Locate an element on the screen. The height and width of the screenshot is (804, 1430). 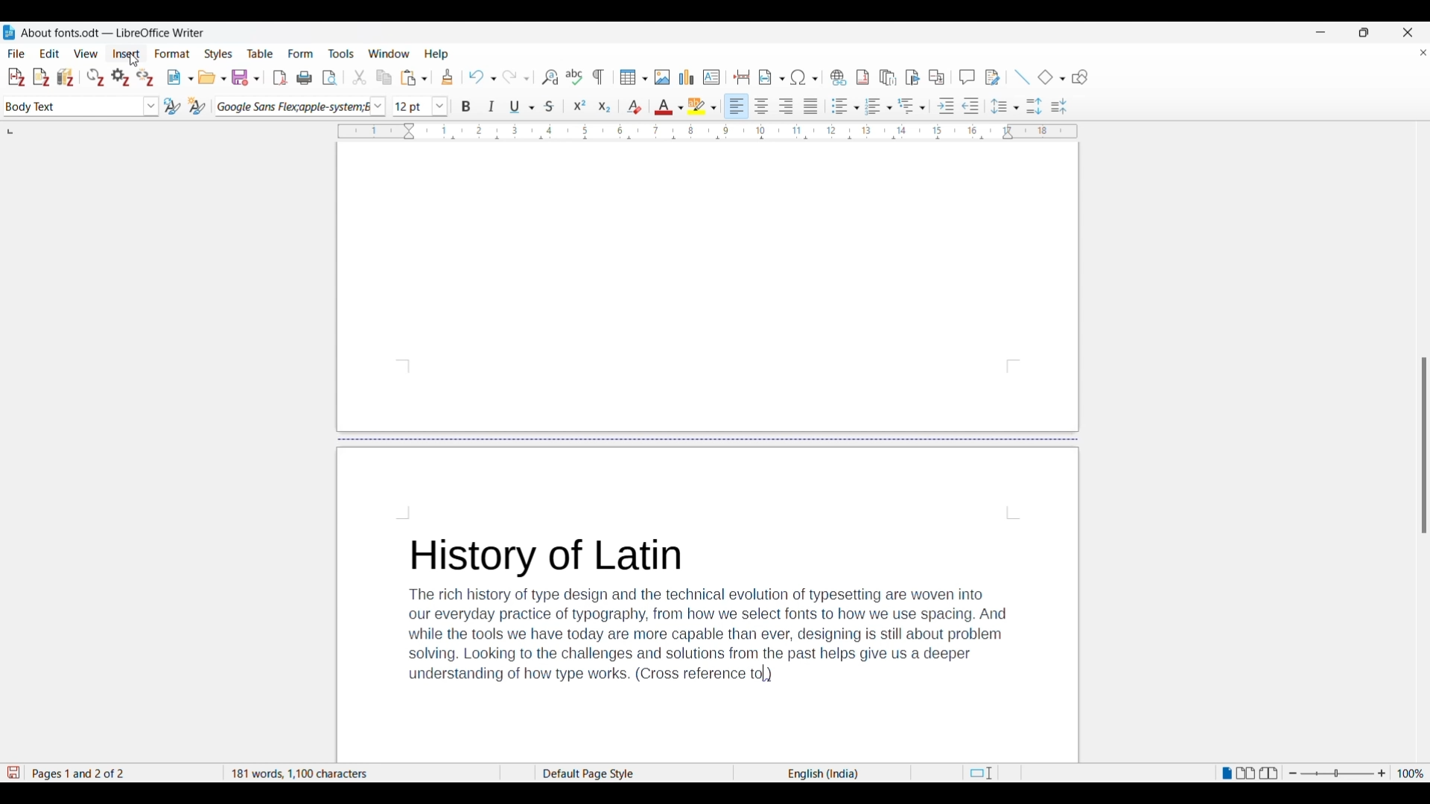
Increase paragraph spacing is located at coordinates (1035, 106).